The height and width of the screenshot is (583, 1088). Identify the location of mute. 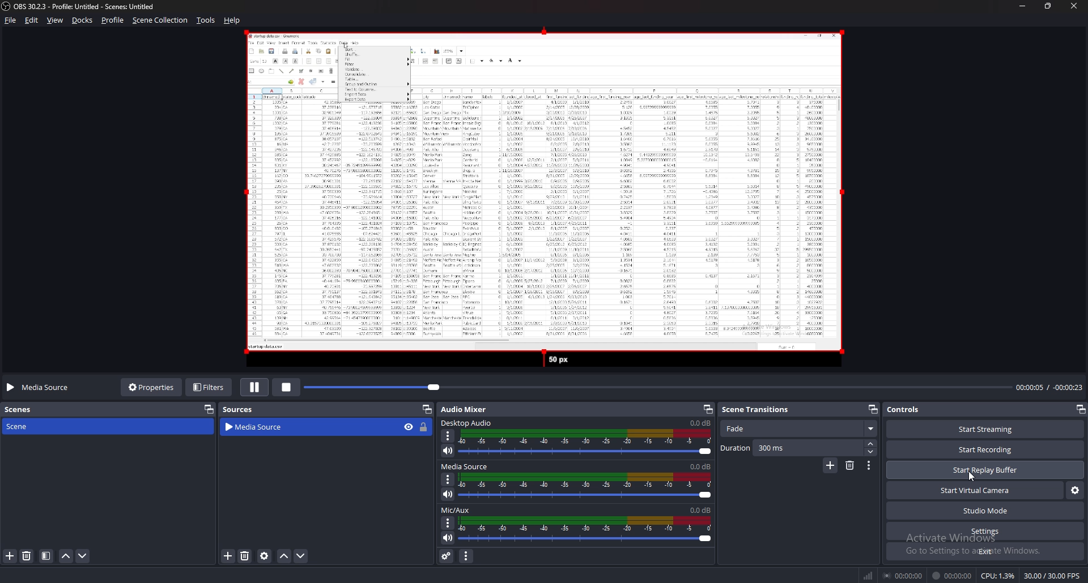
(448, 451).